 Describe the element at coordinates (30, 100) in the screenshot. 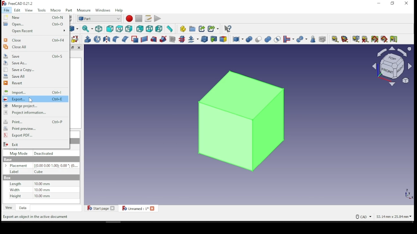

I see `cursor` at that location.